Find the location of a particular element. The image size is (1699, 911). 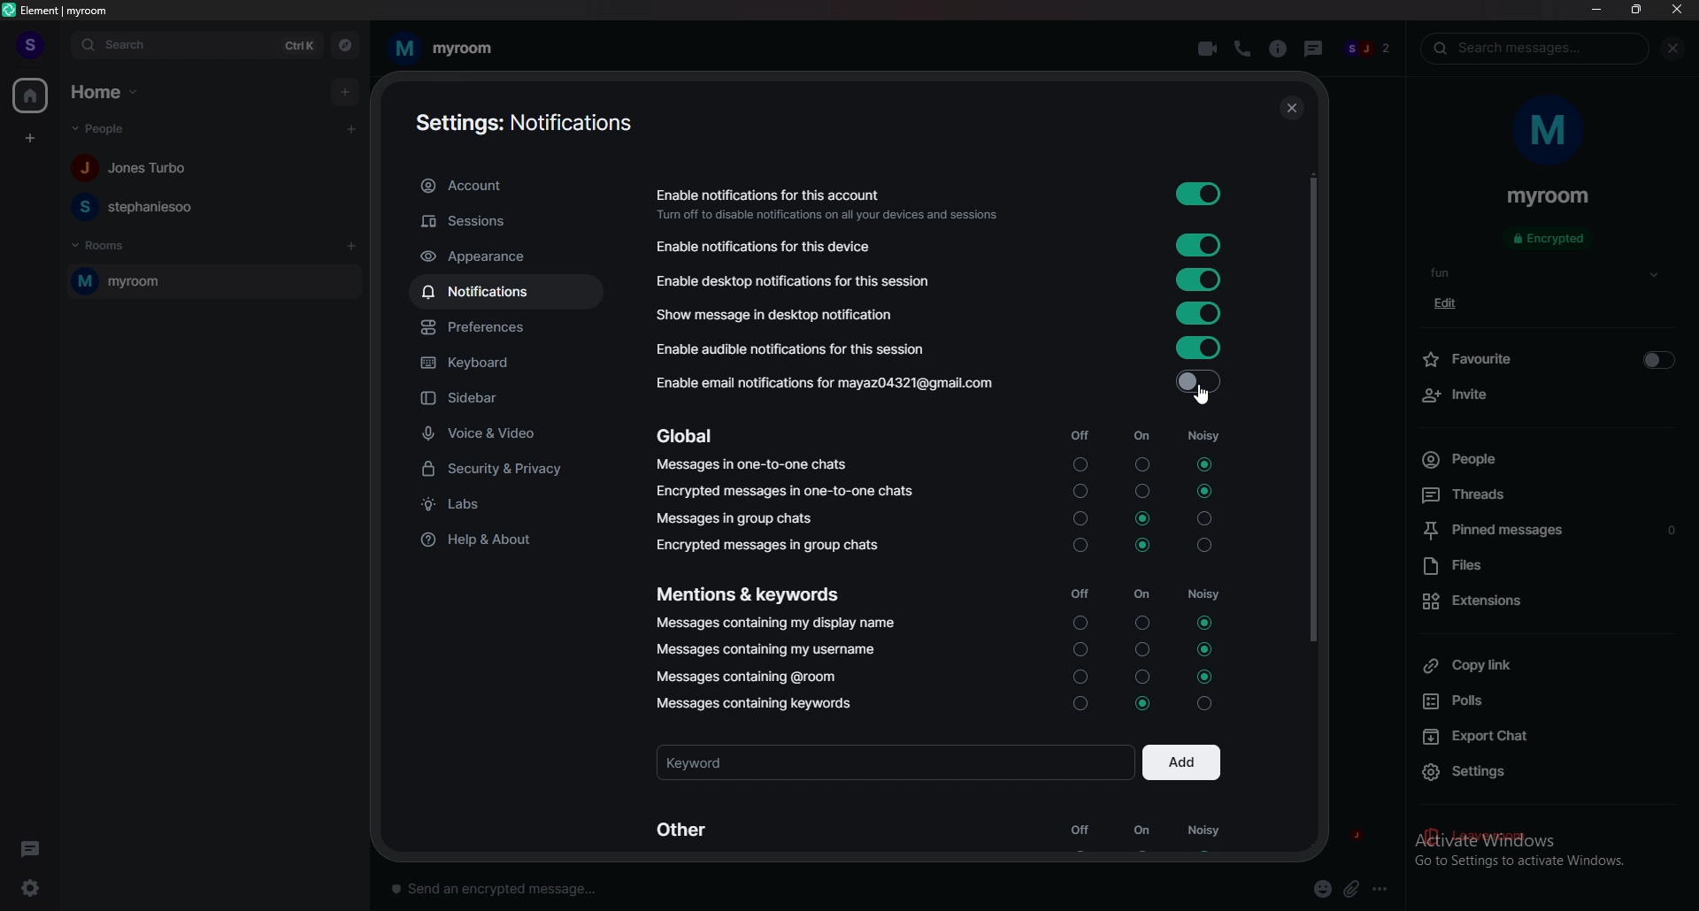

messages containing my username is located at coordinates (766, 648).